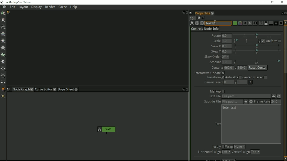 The image size is (287, 161). I want to click on Close, so click(187, 12).